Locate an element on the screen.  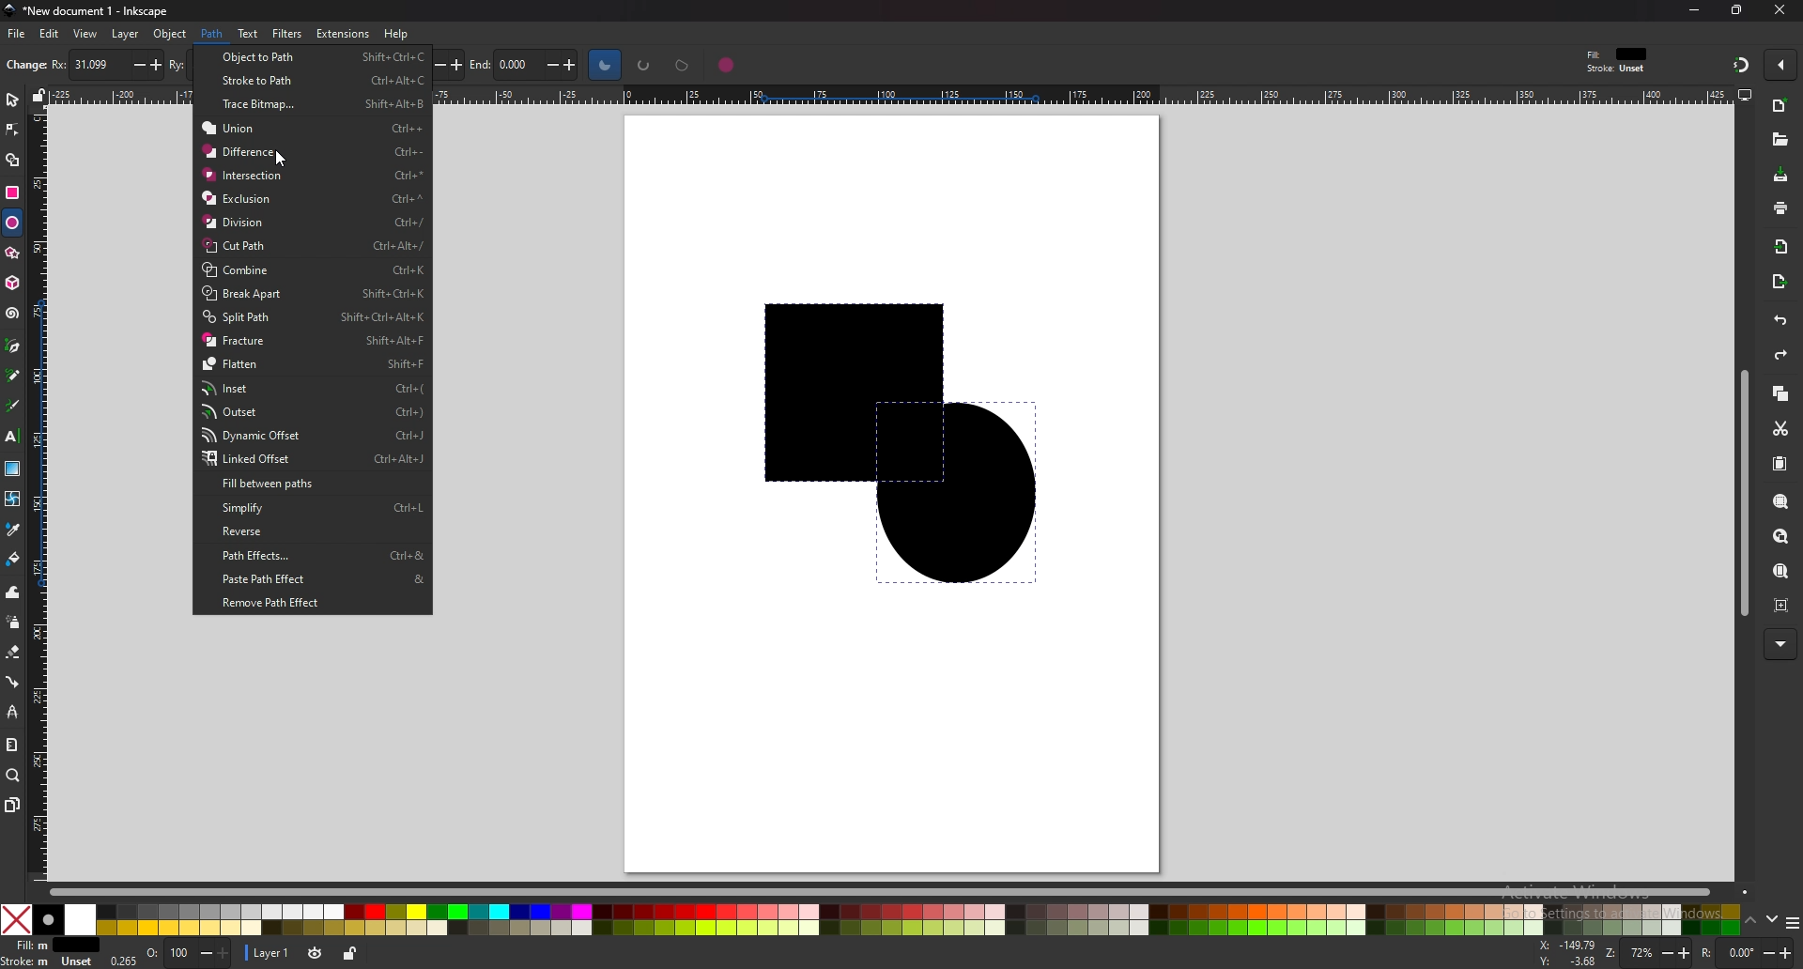
lpe is located at coordinates (13, 712).